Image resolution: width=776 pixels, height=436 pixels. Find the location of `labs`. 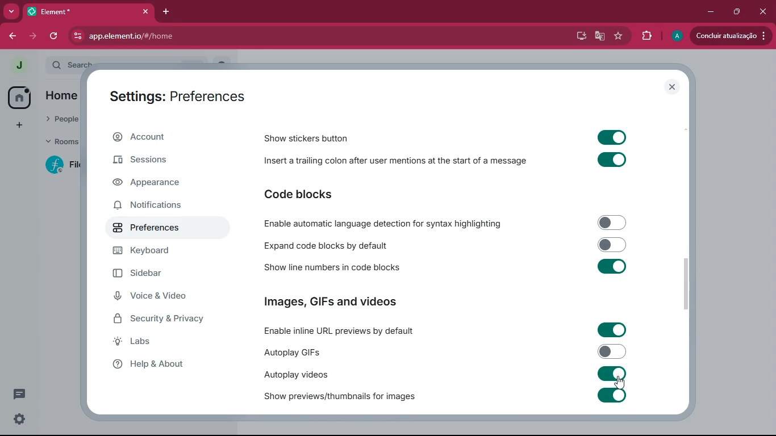

labs is located at coordinates (164, 344).